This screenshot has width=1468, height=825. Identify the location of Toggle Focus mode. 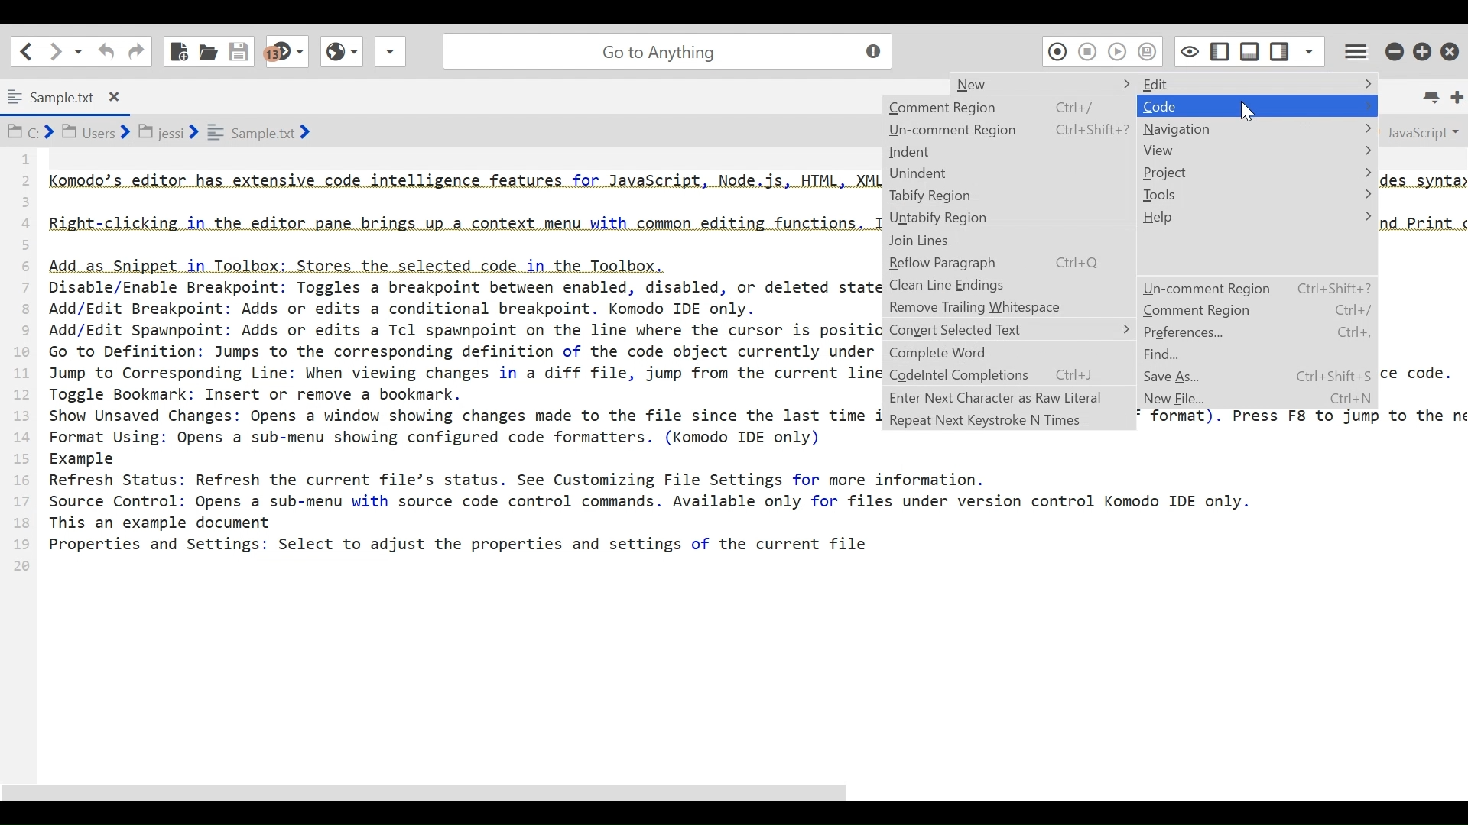
(1187, 50).